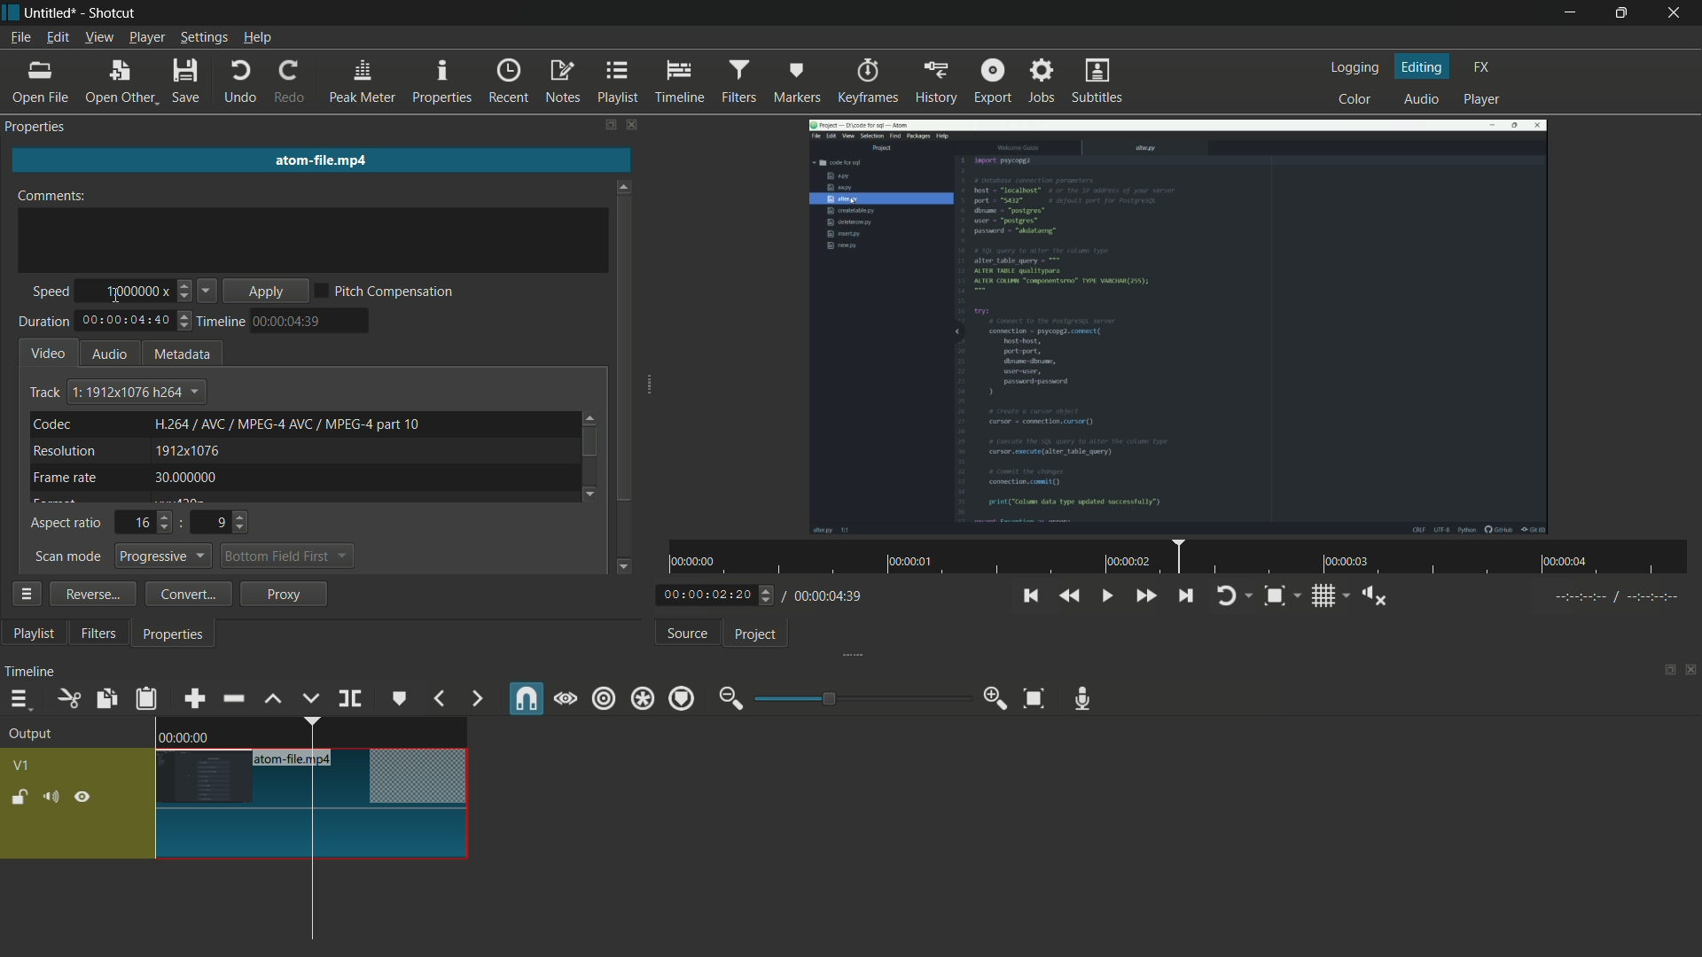  Describe the element at coordinates (43, 322) in the screenshot. I see `duration` at that location.